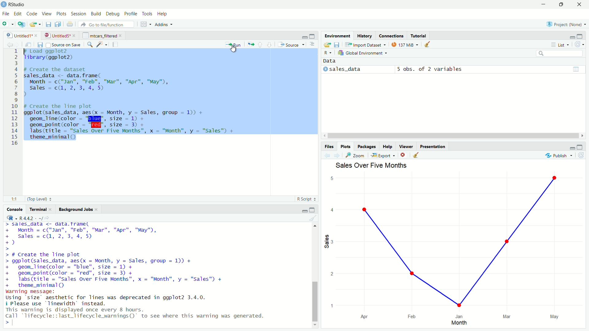 The image size is (589, 331). What do you see at coordinates (312, 45) in the screenshot?
I see `show document outline` at bounding box center [312, 45].